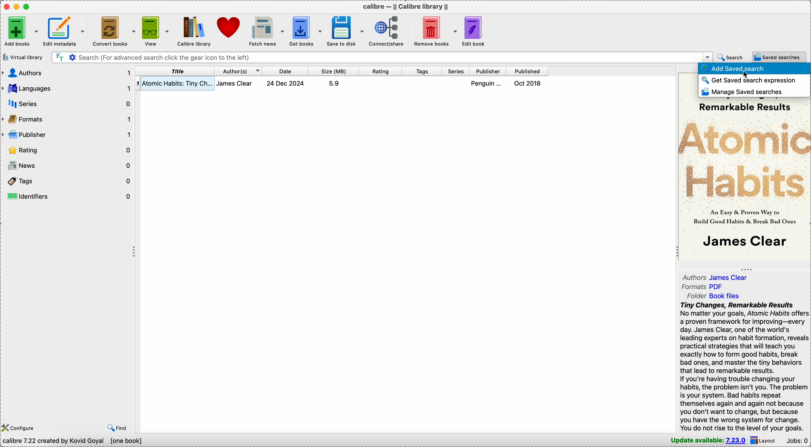  Describe the element at coordinates (67, 151) in the screenshot. I see `rating` at that location.